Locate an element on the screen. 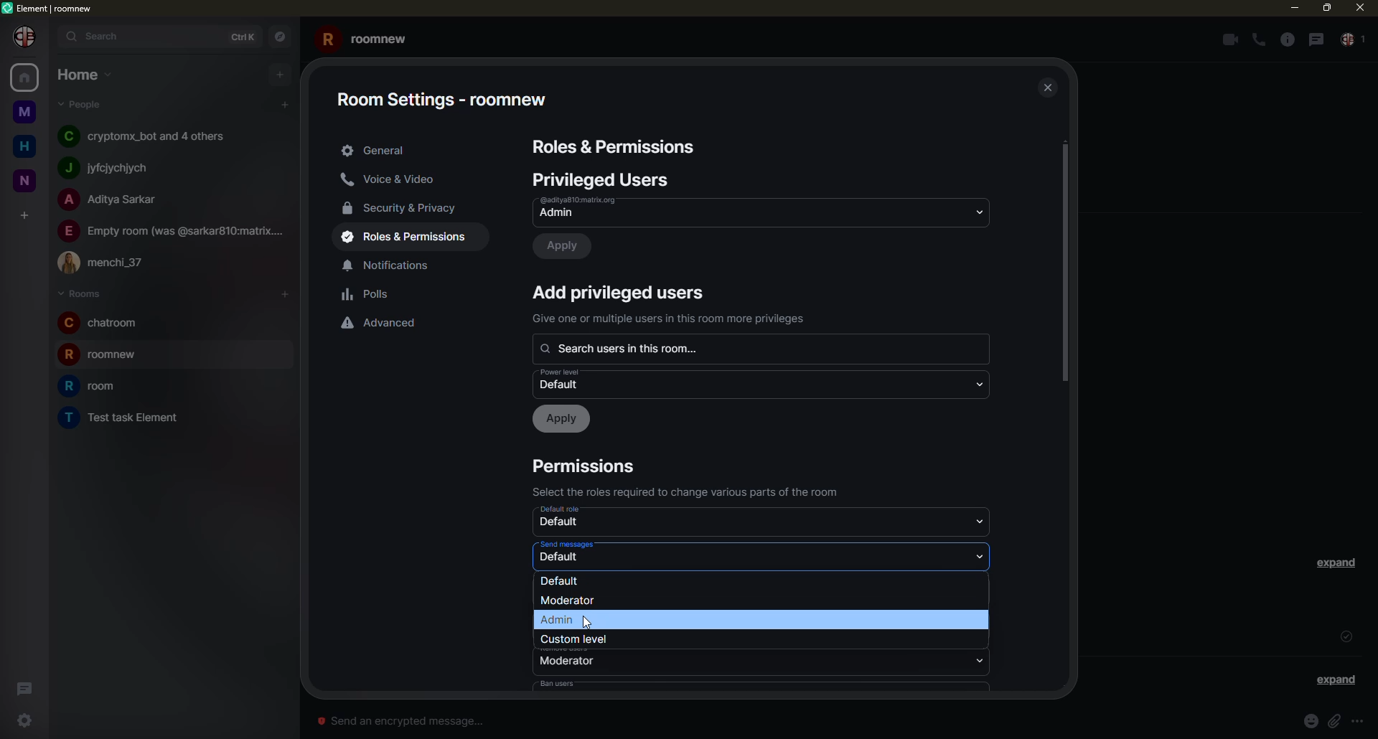 This screenshot has height=739, width=1378. quick settings is located at coordinates (21, 721).